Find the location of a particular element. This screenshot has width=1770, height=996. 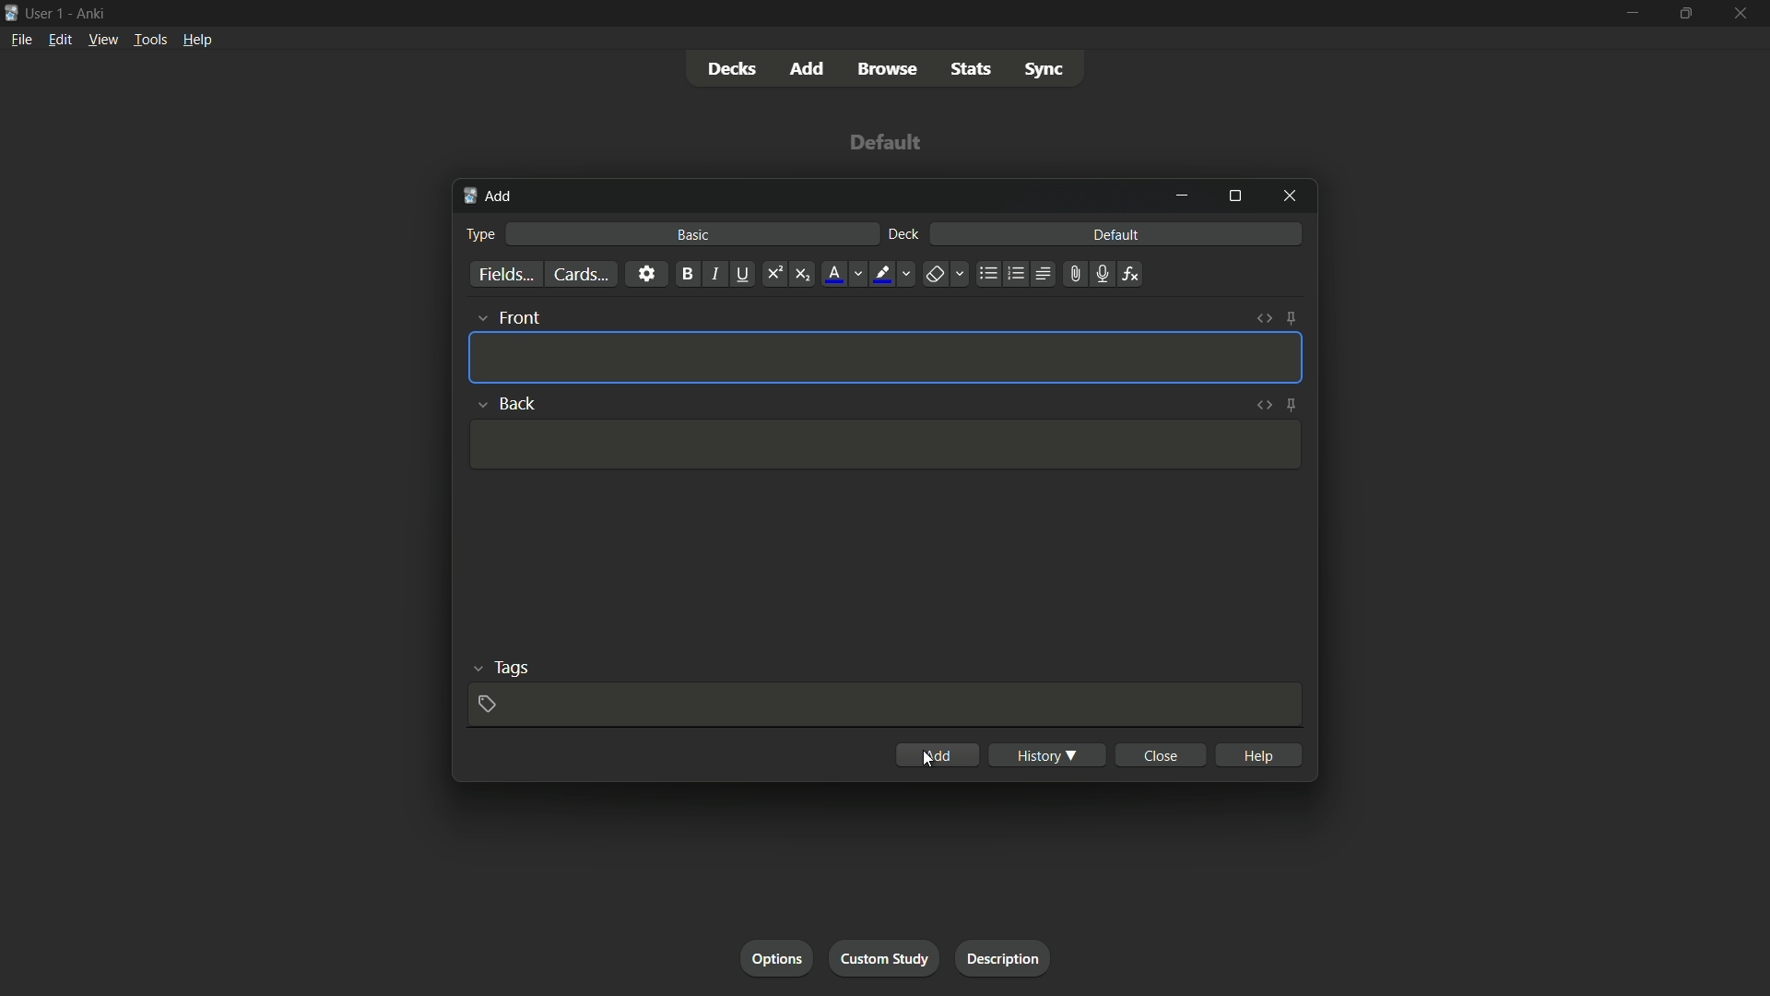

minimize is located at coordinates (1182, 196).